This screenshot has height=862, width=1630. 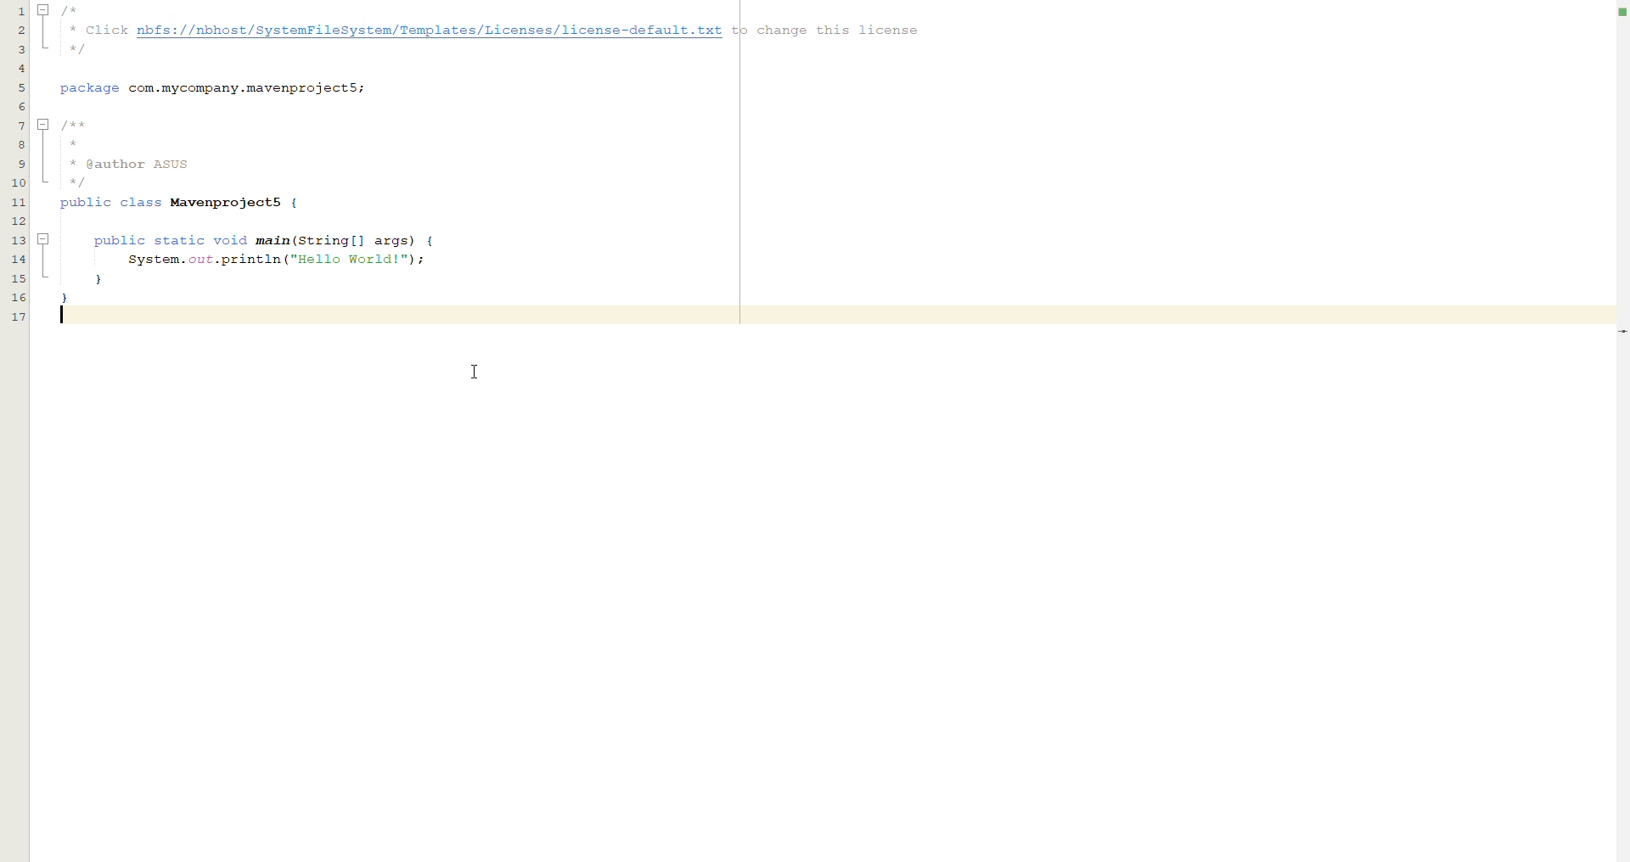 What do you see at coordinates (482, 28) in the screenshot?
I see `/** Click nbfs://nbhost/SystemFileSystem/Templates/Licenses/license-default.txt tp change this license. */` at bounding box center [482, 28].